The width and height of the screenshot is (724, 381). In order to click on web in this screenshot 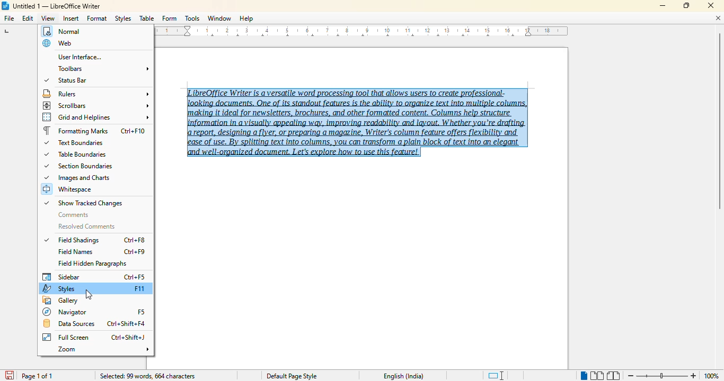, I will do `click(60, 43)`.